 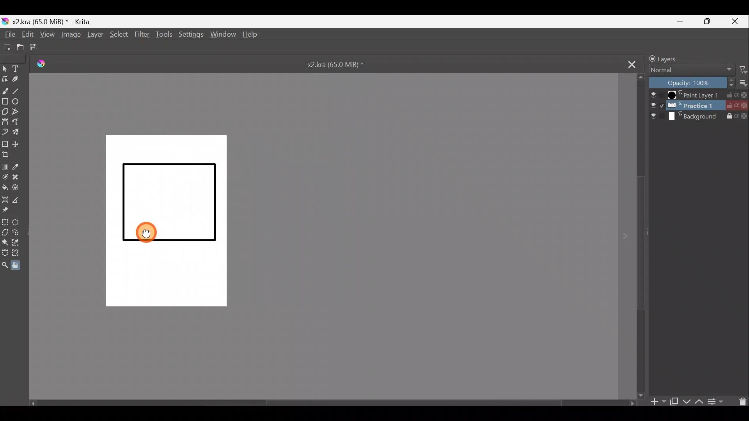 I want to click on Edit, so click(x=25, y=34).